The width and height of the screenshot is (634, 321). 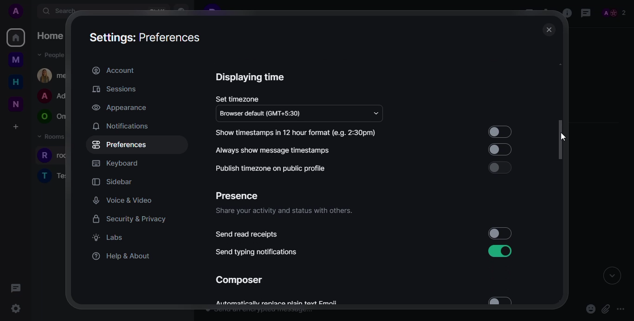 What do you see at coordinates (500, 167) in the screenshot?
I see `Toggle button` at bounding box center [500, 167].